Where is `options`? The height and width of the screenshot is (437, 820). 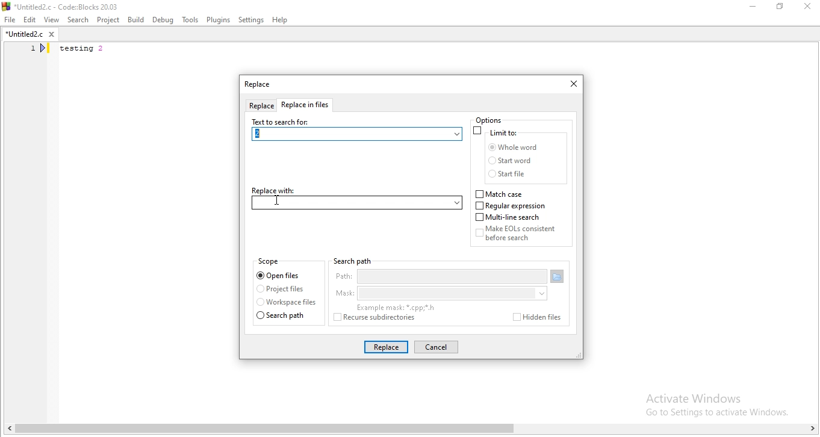 options is located at coordinates (496, 120).